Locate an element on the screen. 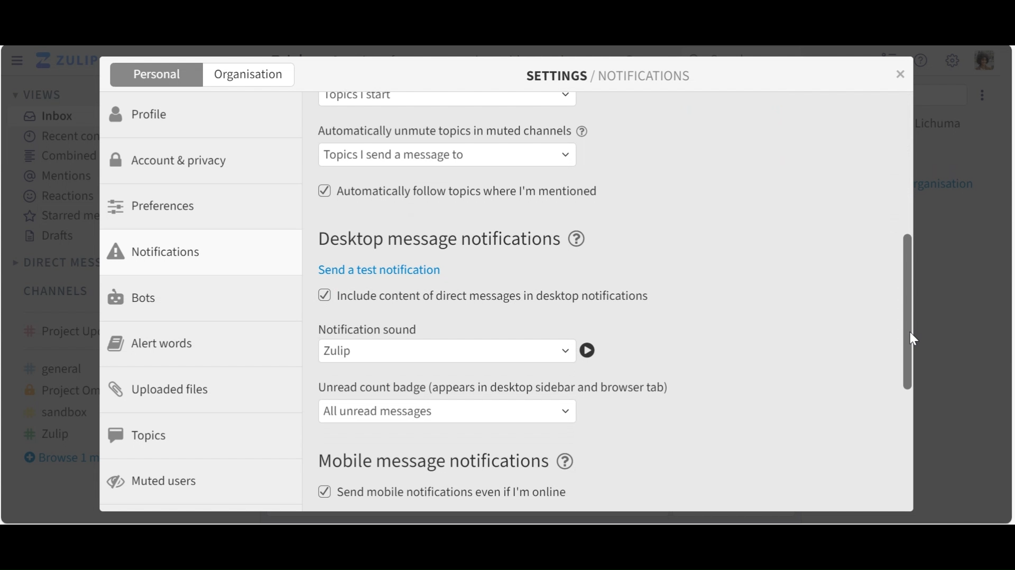 Image resolution: width=1015 pixels, height=570 pixels. Profile is located at coordinates (142, 113).